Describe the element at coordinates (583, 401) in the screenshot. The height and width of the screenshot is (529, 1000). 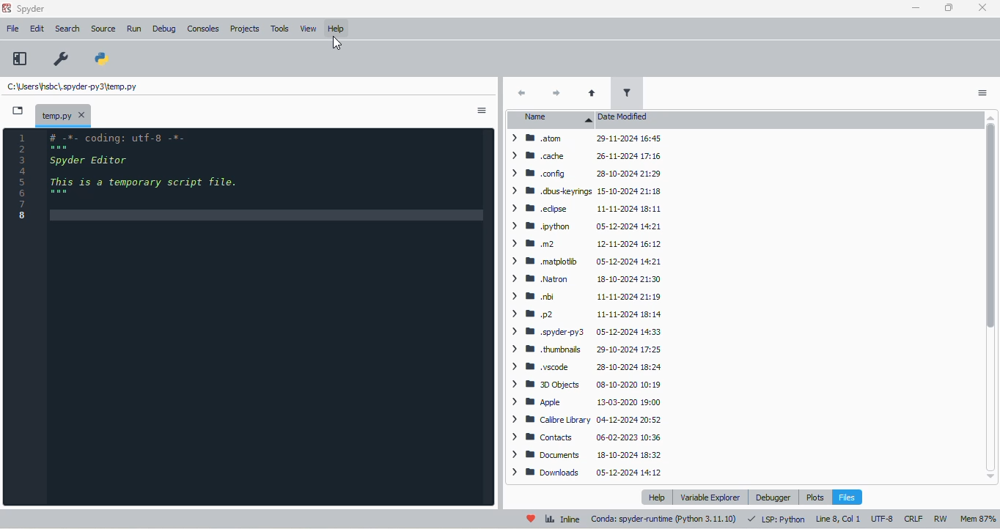
I see `> B Apple 13-03-2020 19:00` at that location.